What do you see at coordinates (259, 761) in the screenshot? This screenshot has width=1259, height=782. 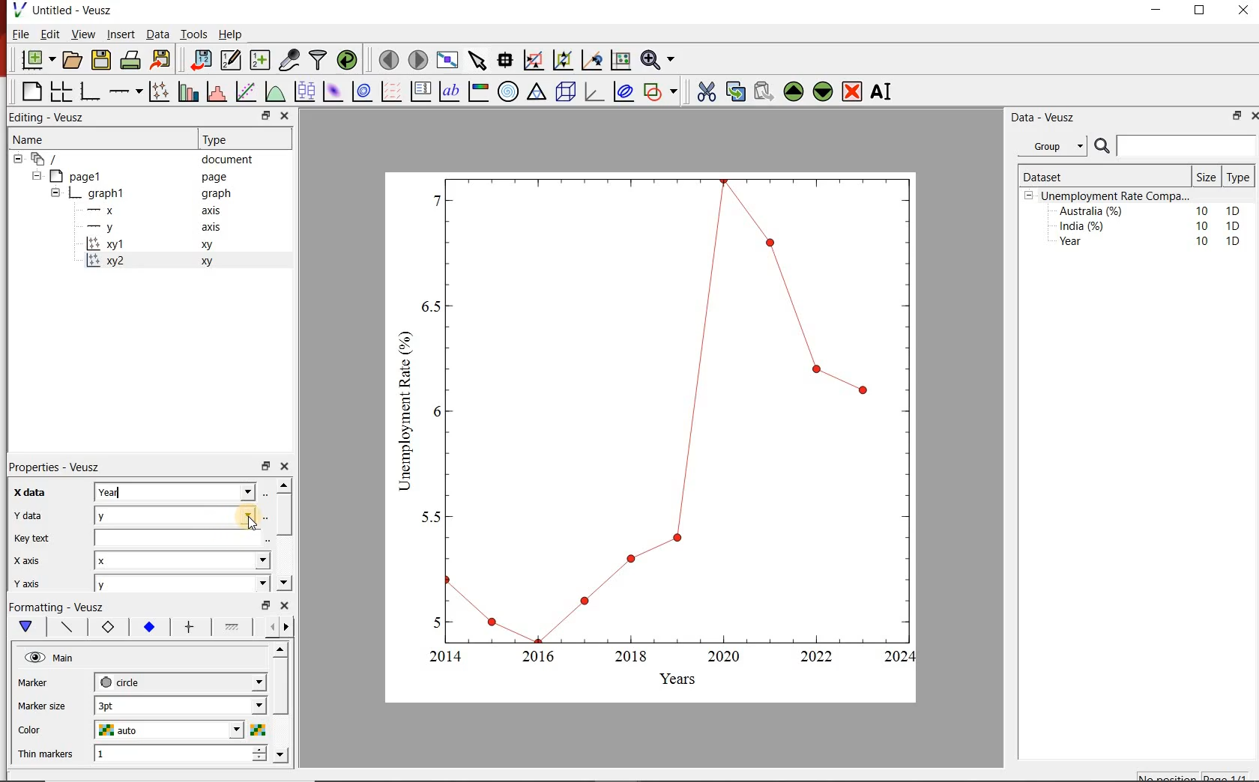 I see `decrease` at bounding box center [259, 761].